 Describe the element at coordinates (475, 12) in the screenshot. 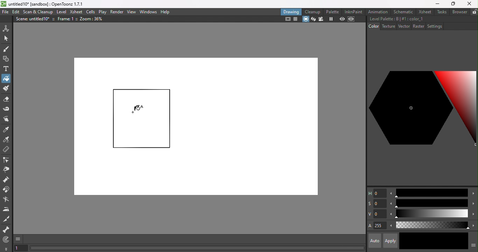

I see `Lock rooms tab` at that location.